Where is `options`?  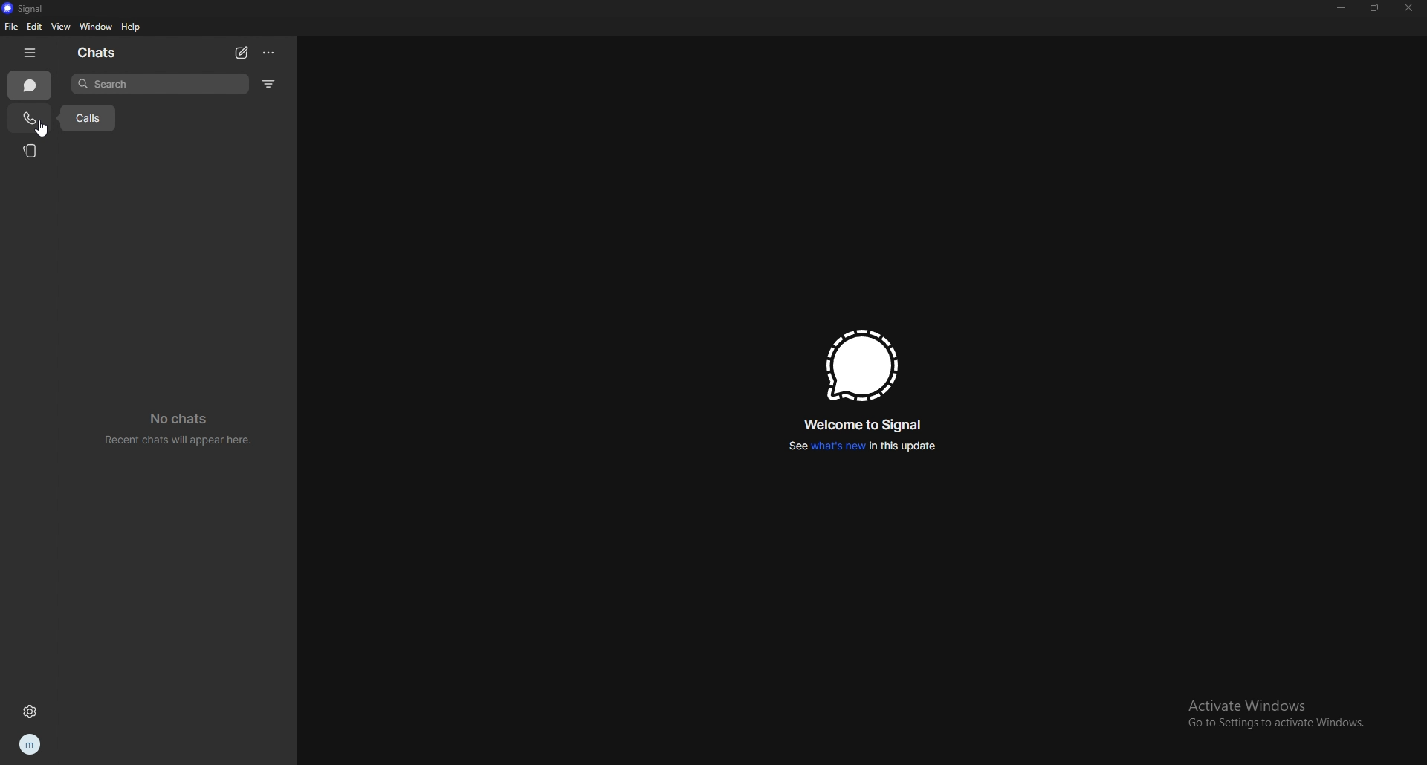 options is located at coordinates (270, 53).